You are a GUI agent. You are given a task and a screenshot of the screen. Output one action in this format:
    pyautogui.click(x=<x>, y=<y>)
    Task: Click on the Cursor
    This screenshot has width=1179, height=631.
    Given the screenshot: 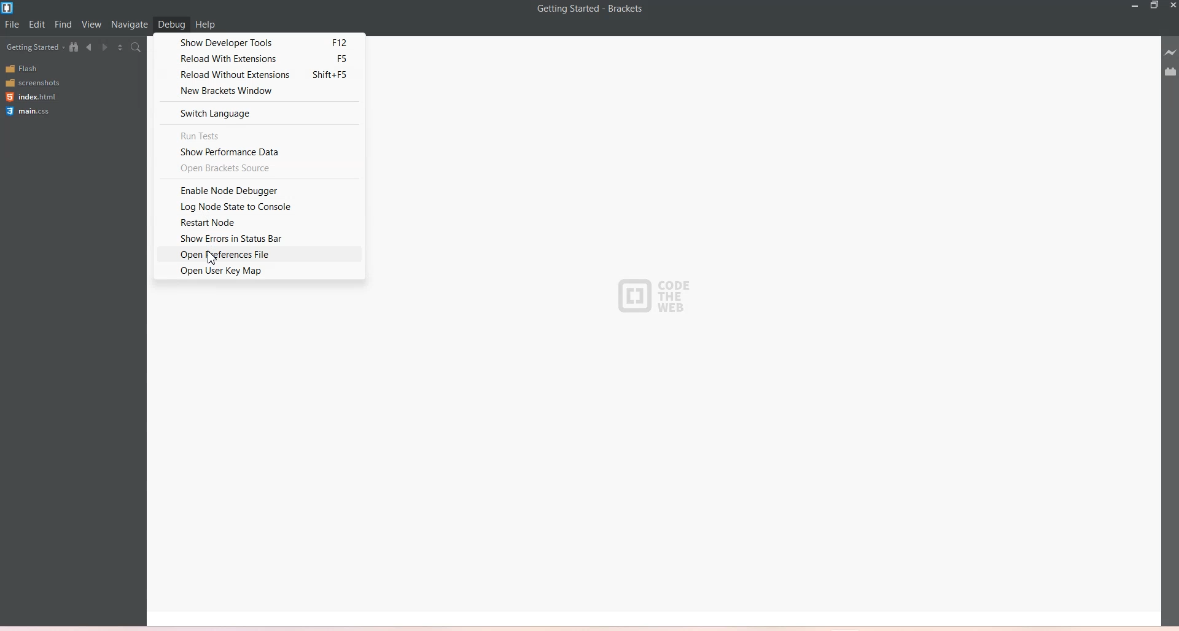 What is the action you would take?
    pyautogui.click(x=214, y=257)
    